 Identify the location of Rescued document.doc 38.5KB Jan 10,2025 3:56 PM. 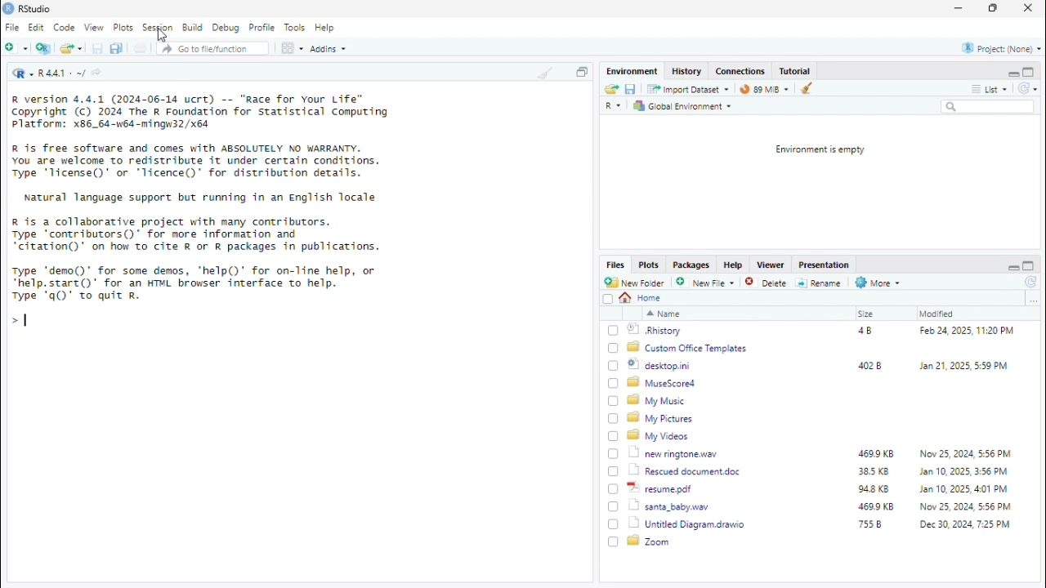
(821, 470).